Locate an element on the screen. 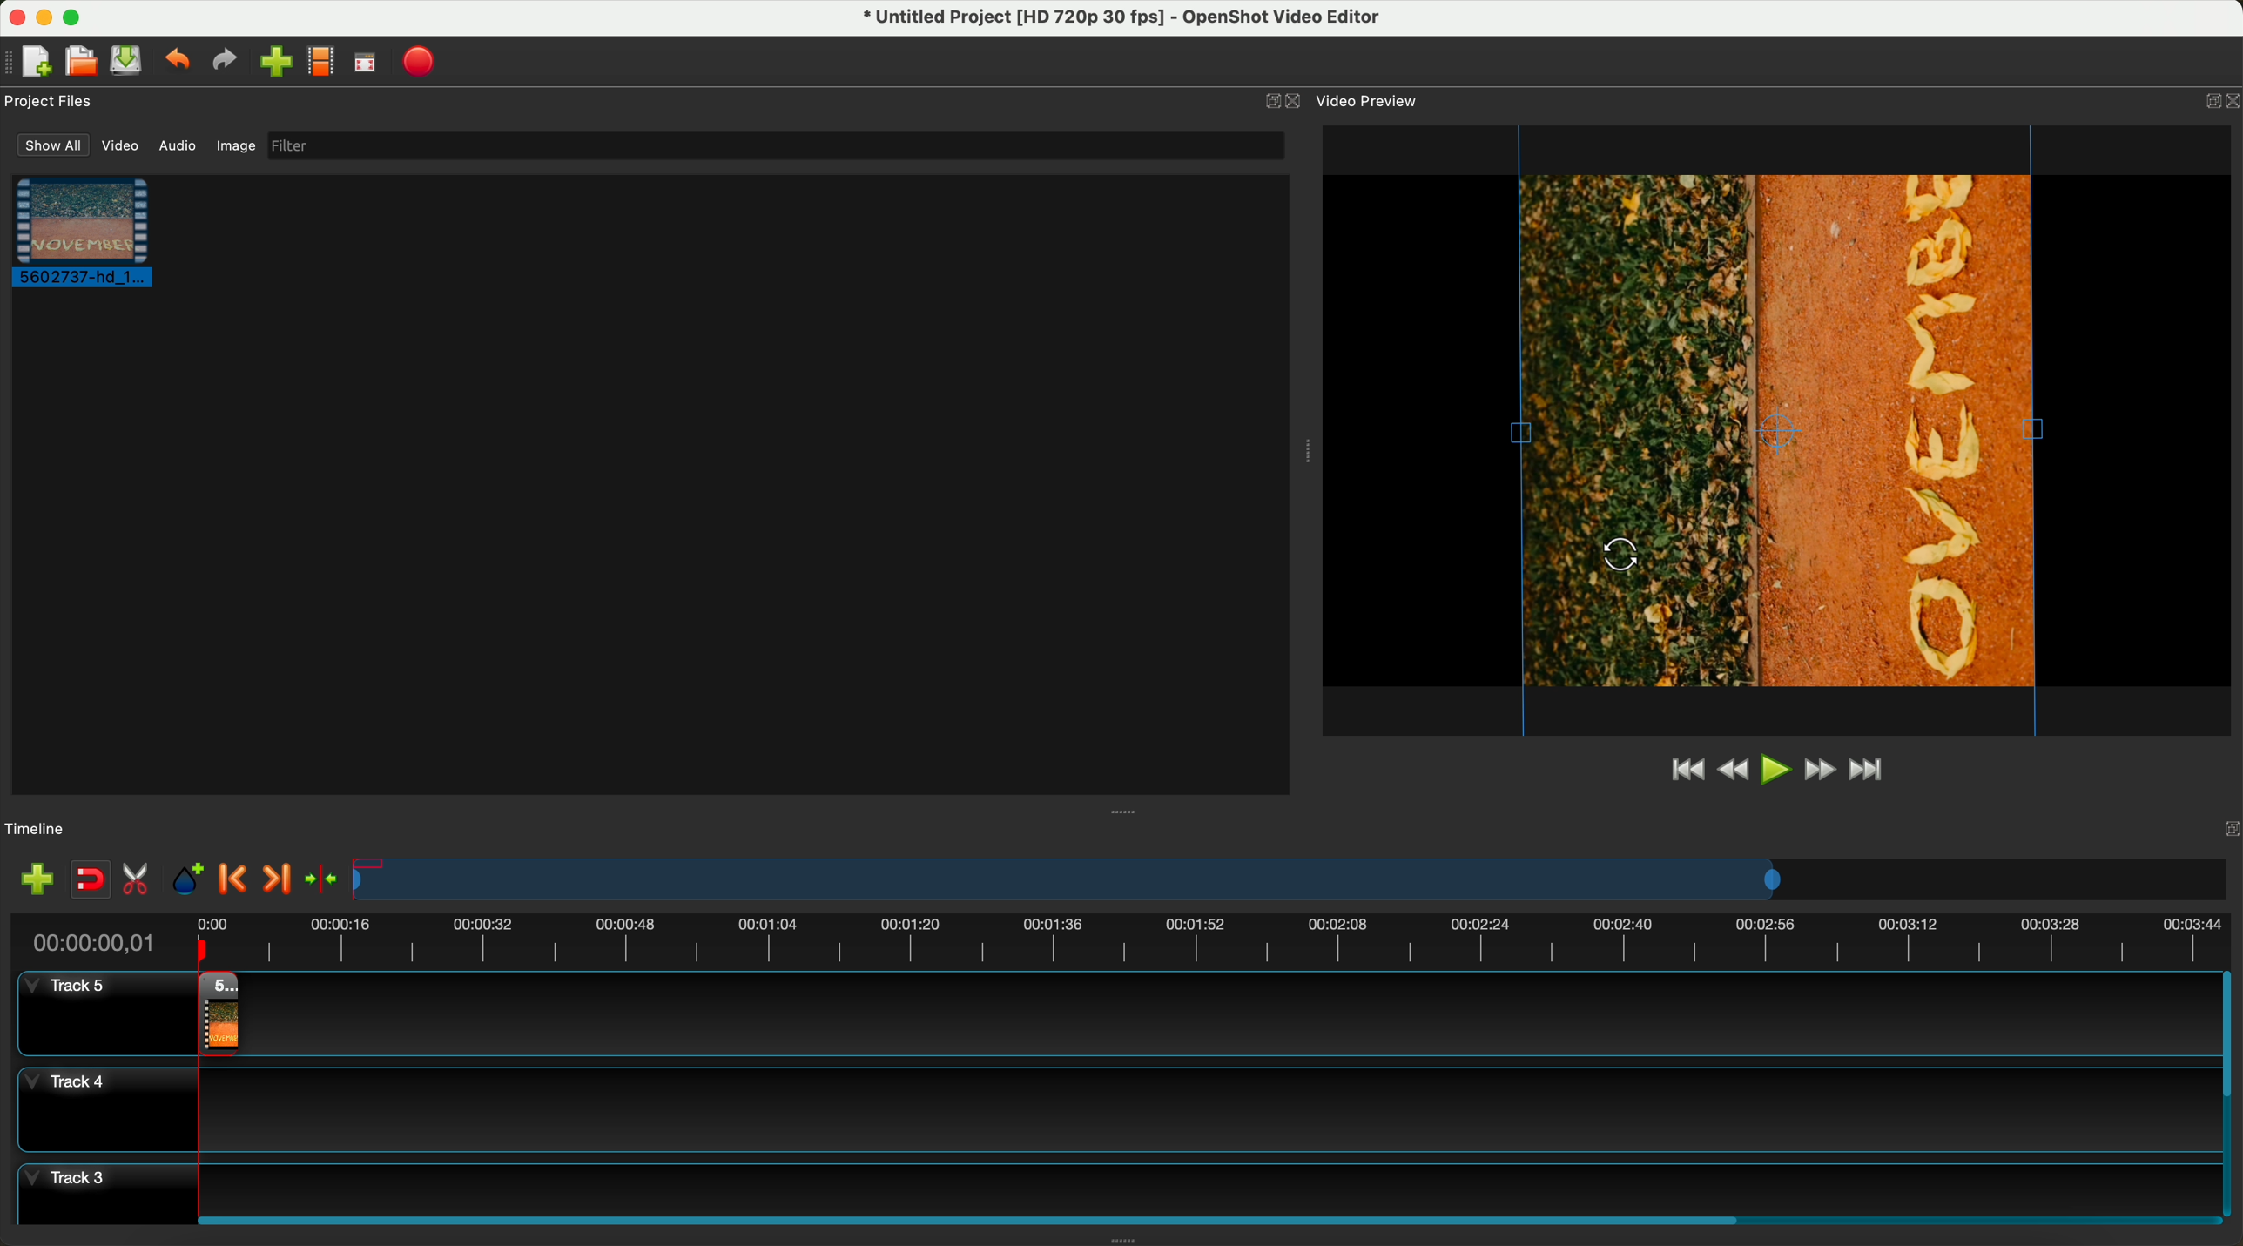 The image size is (2243, 1246). filter is located at coordinates (775, 146).